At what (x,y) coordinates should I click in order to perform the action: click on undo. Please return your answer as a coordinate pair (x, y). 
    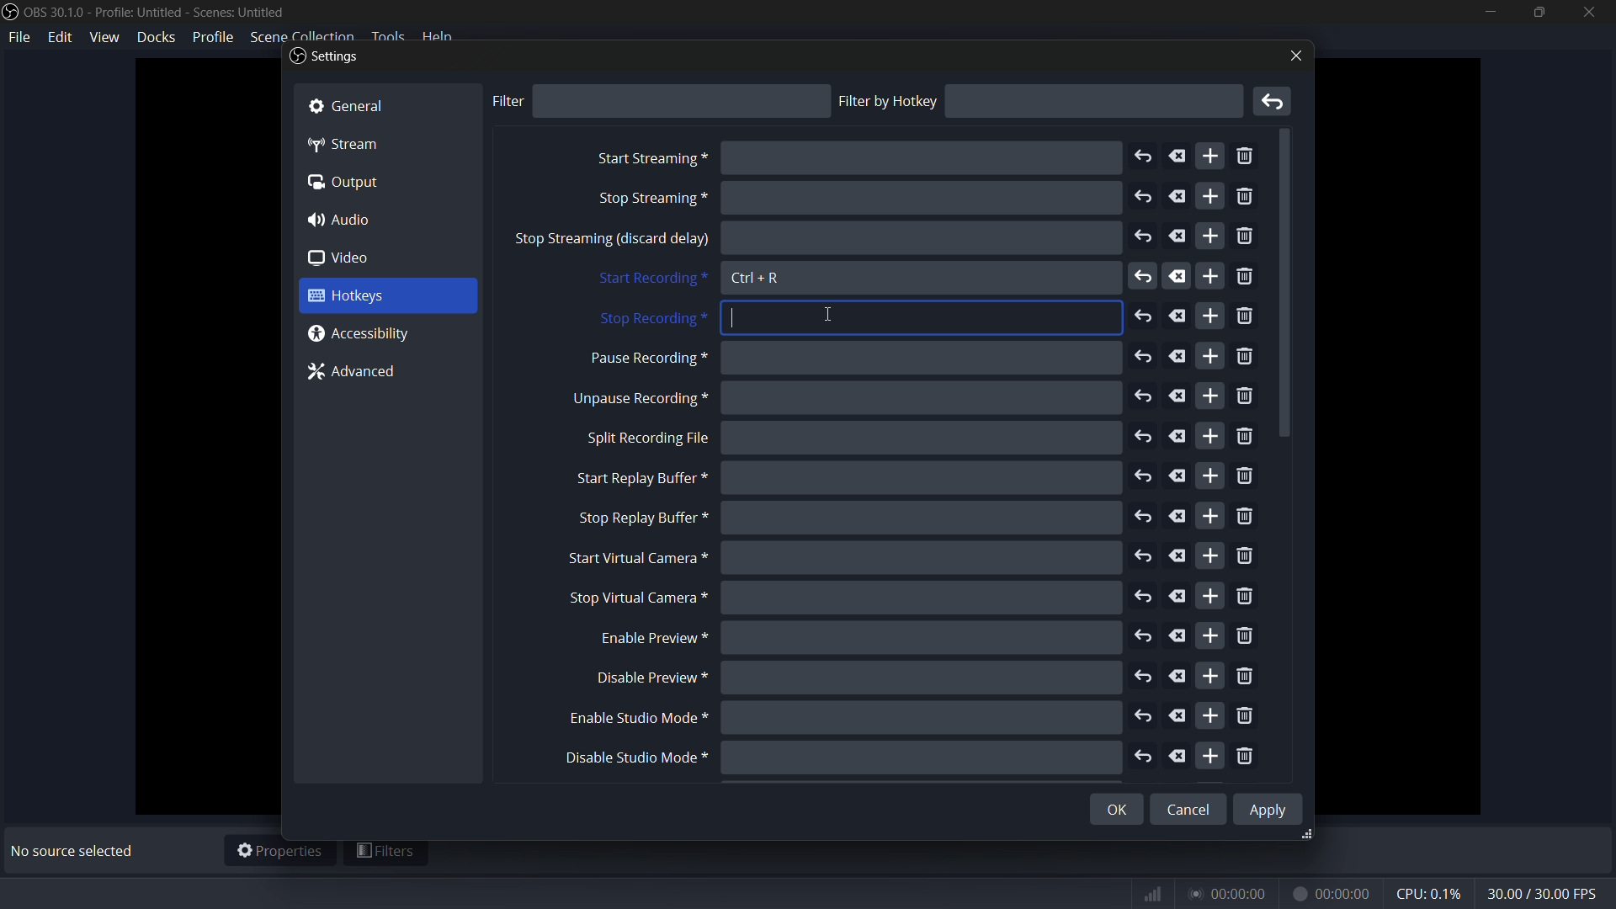
    Looking at the image, I should click on (1144, 518).